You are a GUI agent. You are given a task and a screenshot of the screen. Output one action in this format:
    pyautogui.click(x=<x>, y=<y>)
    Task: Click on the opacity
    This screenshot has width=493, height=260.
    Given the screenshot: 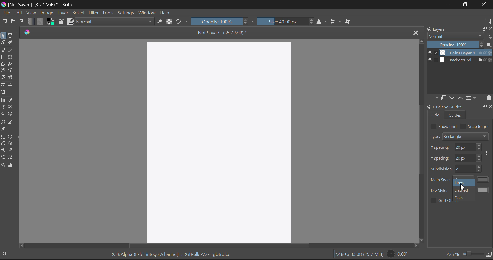 What is the action you would take?
    pyautogui.click(x=456, y=44)
    